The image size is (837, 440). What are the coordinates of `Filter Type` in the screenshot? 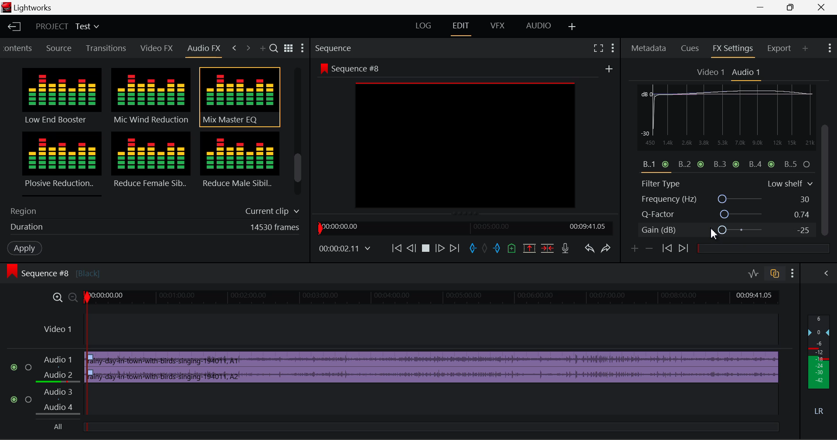 It's located at (727, 183).